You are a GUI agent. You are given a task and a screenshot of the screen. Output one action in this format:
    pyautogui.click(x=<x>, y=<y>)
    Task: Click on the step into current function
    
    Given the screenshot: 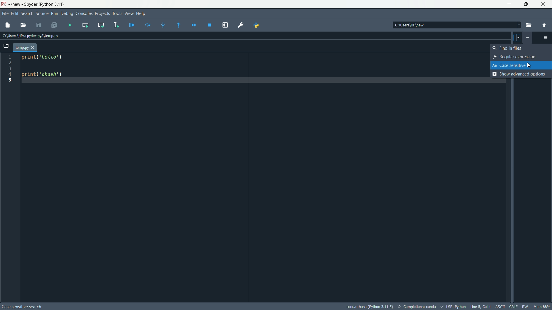 What is the action you would take?
    pyautogui.click(x=163, y=25)
    